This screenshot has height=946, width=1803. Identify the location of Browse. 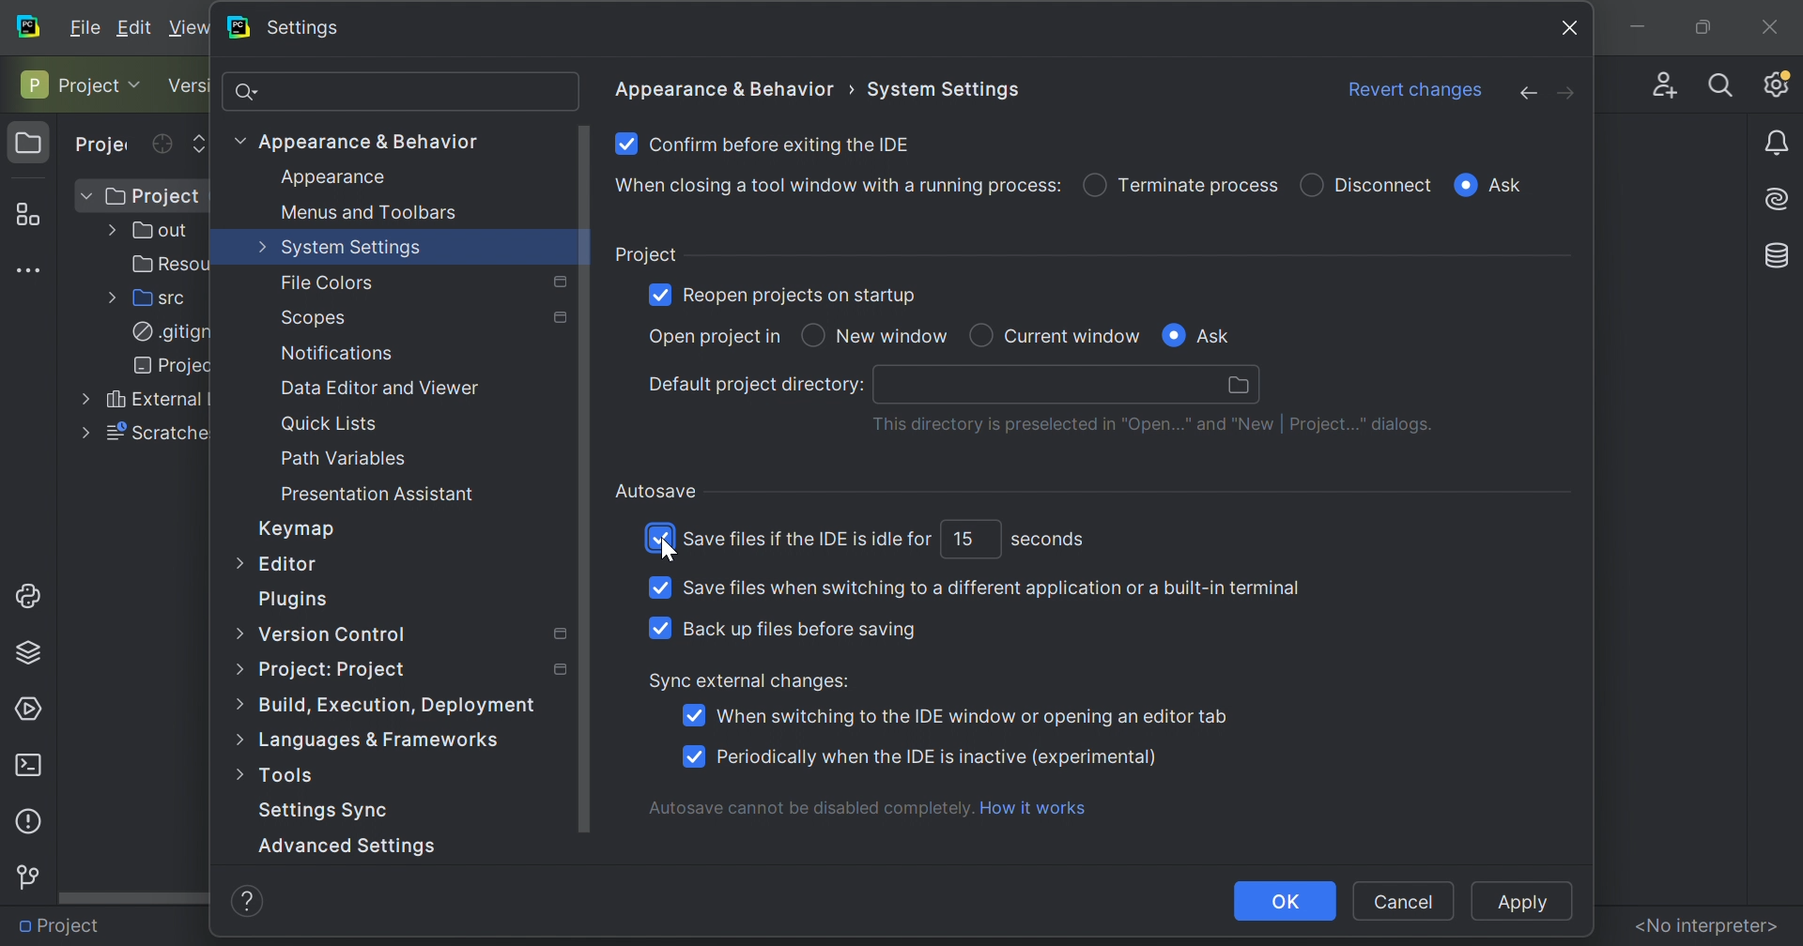
(1241, 385).